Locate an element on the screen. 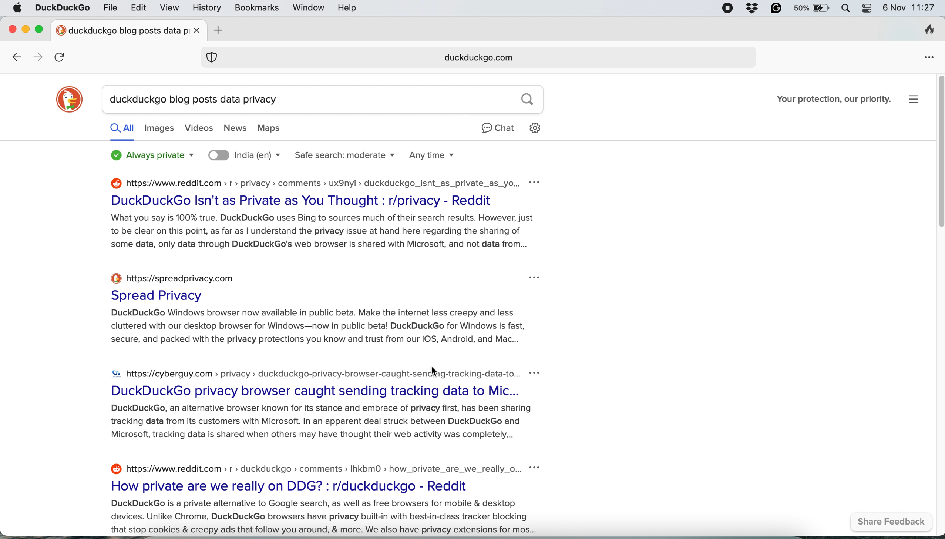  text is located at coordinates (150, 155).